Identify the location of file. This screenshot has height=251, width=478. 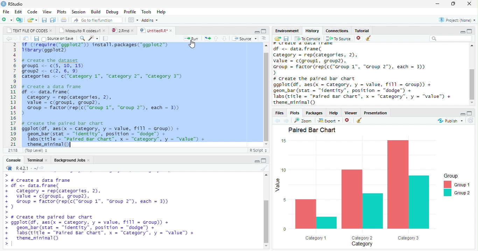
(5, 11).